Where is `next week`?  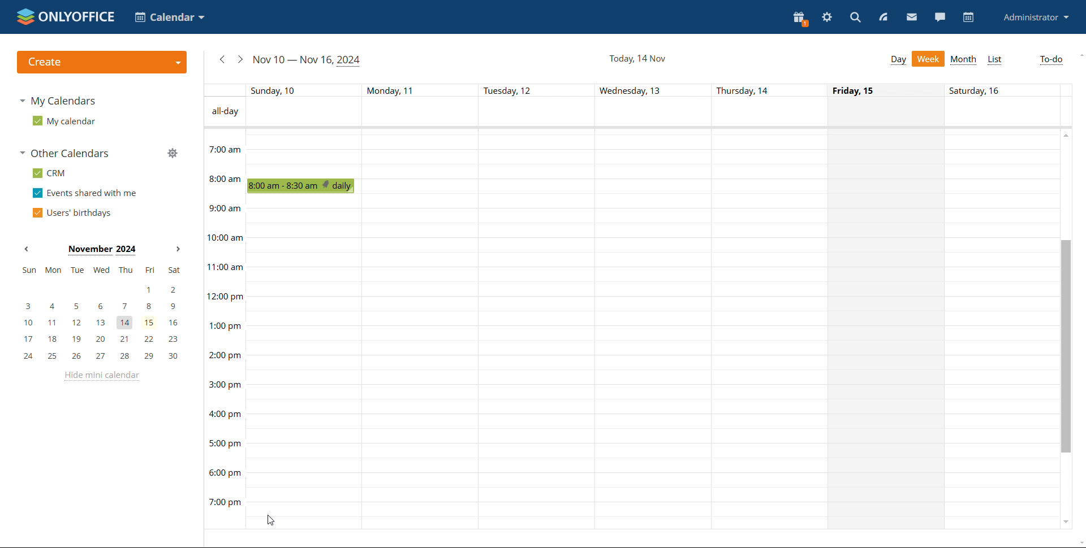 next week is located at coordinates (240, 59).